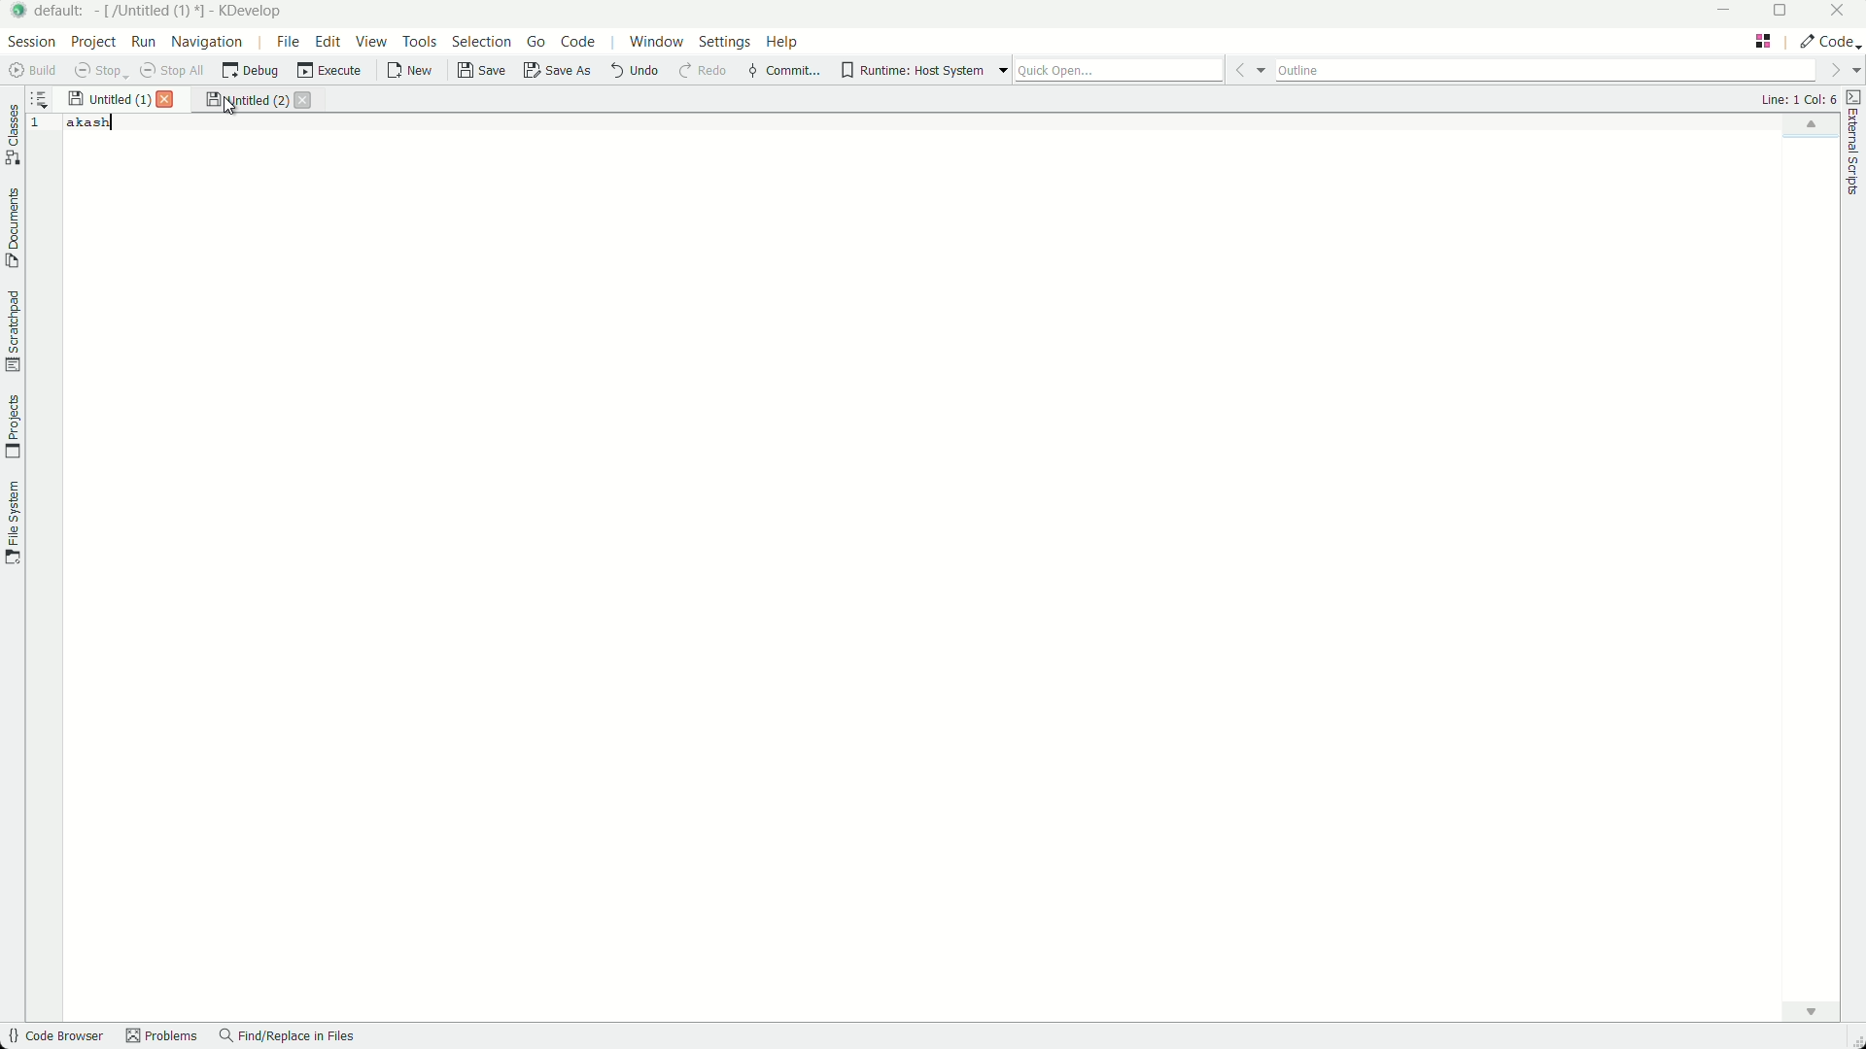 Image resolution: width=1866 pixels, height=1049 pixels. What do you see at coordinates (479, 42) in the screenshot?
I see `selection menu` at bounding box center [479, 42].